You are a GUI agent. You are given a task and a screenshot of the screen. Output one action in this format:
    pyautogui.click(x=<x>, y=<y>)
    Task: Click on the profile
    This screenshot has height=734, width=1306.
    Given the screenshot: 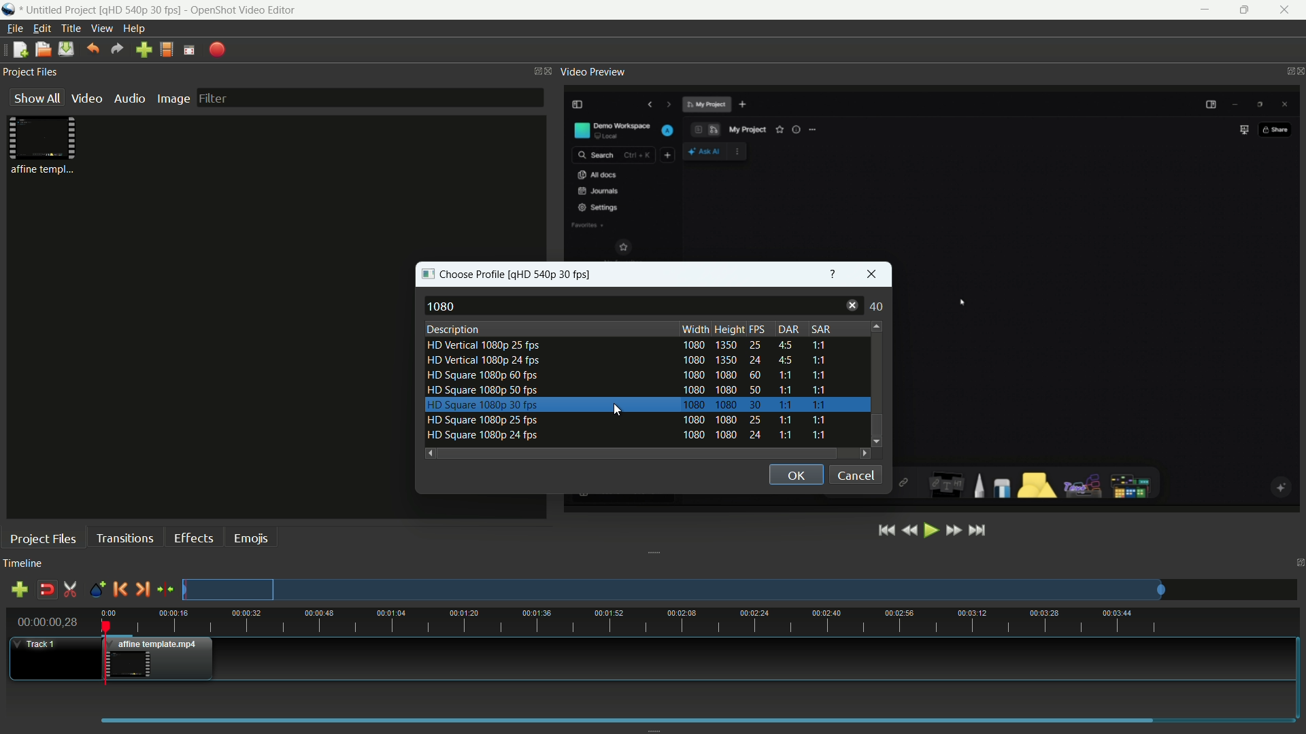 What is the action you would take?
    pyautogui.click(x=142, y=9)
    